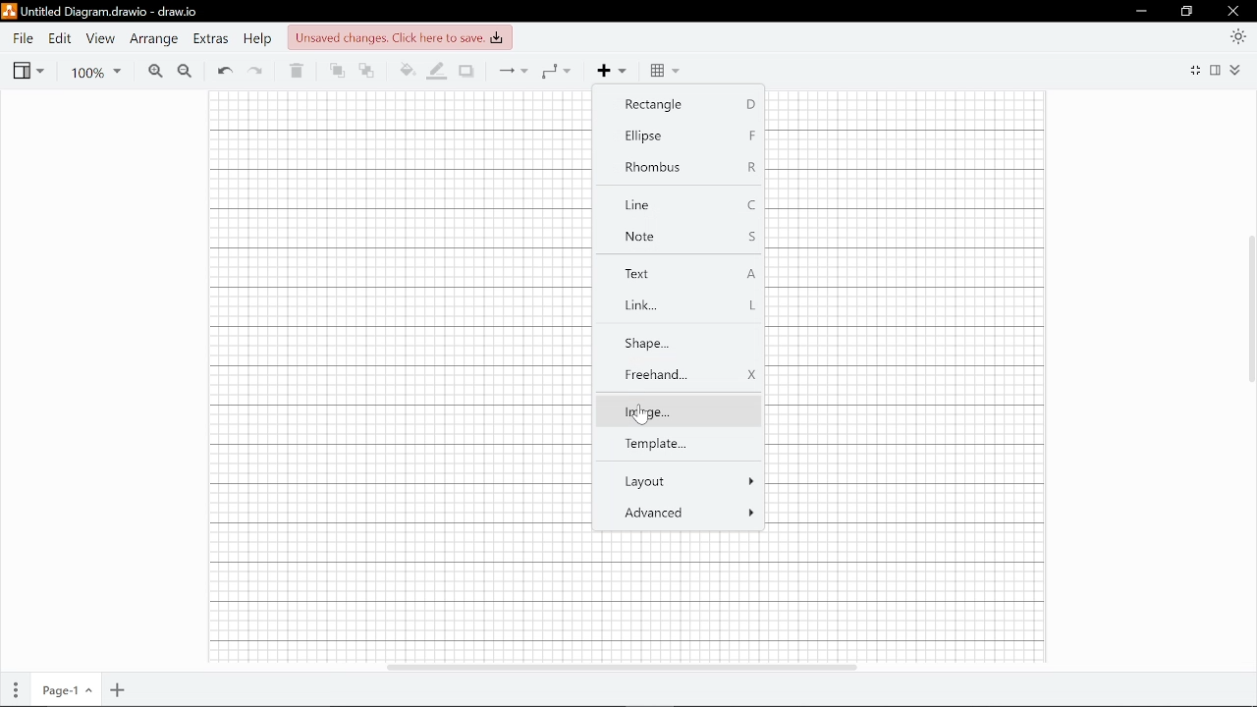 The height and width of the screenshot is (707, 1257). I want to click on Layout, so click(680, 480).